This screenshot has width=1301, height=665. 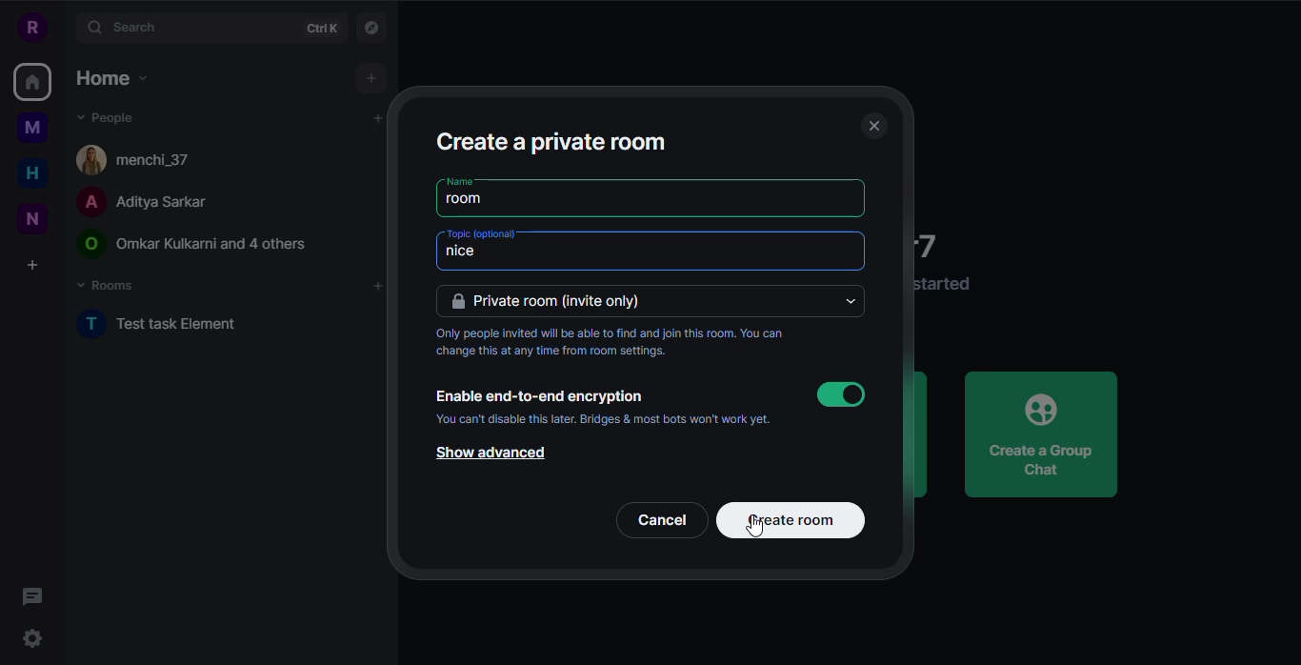 I want to click on profile, so click(x=30, y=26).